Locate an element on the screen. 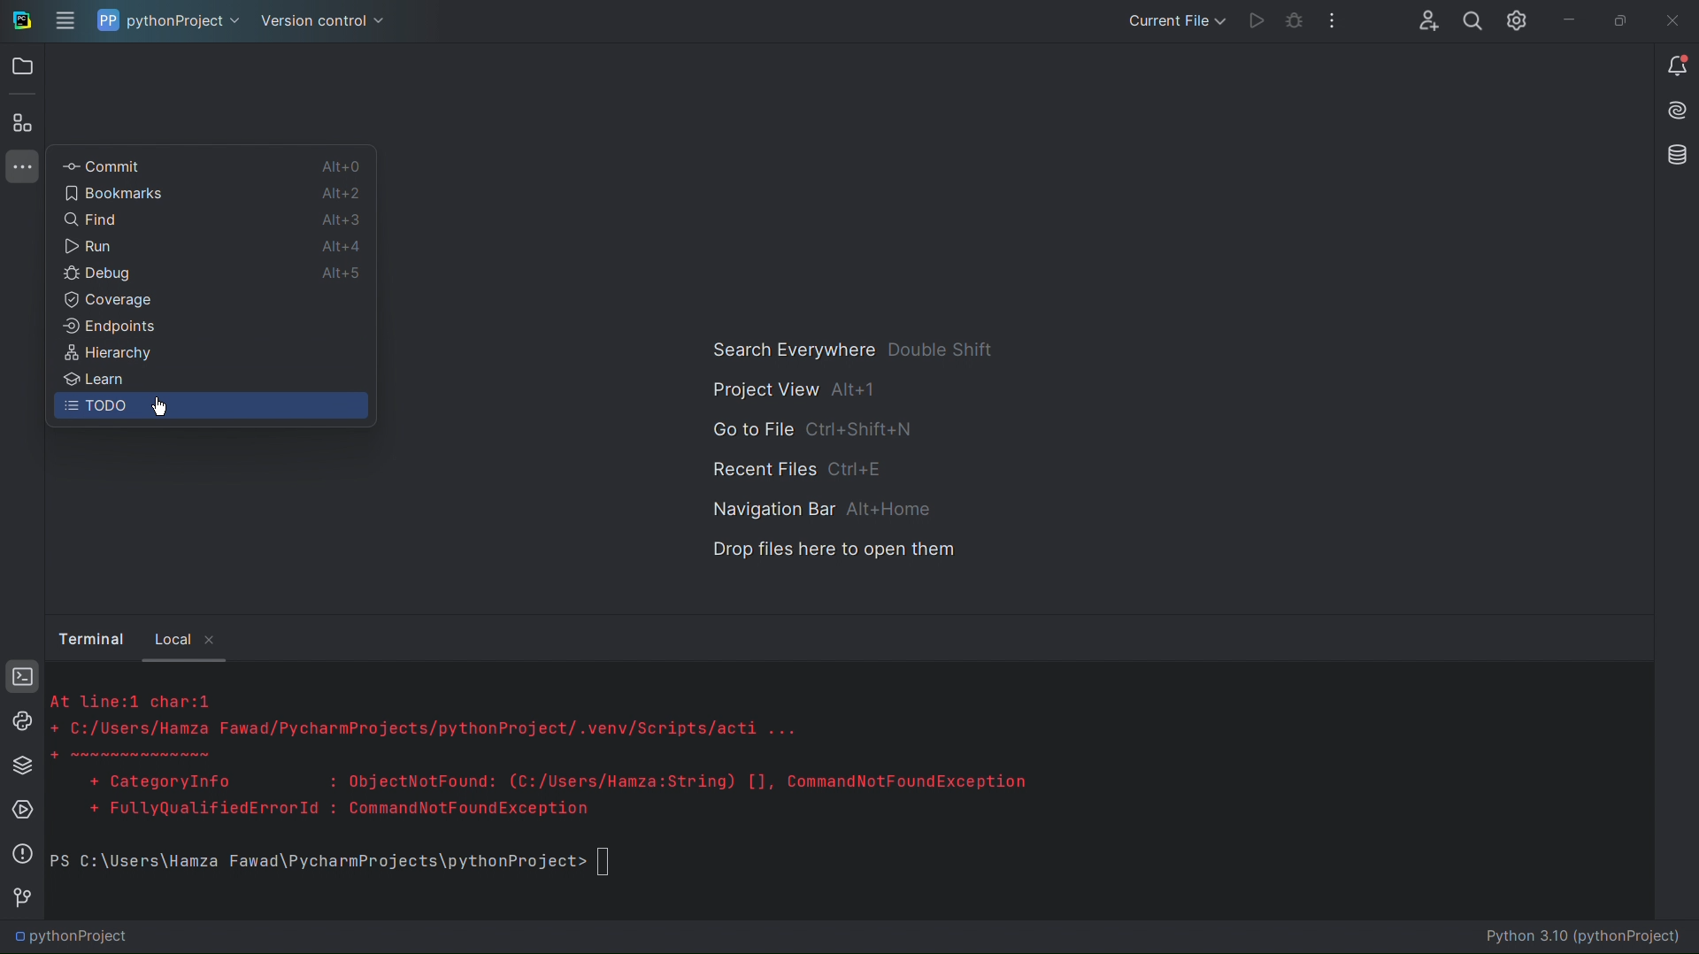  Drop Files Here to Open Them is located at coordinates (826, 555).